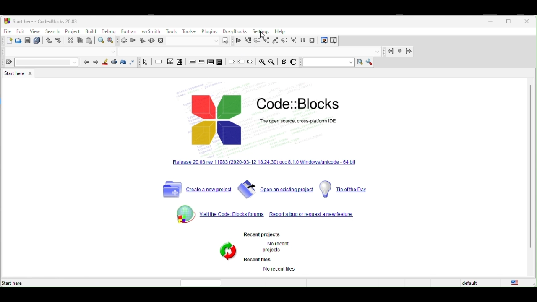 The height and width of the screenshot is (302, 537). I want to click on toggle source, so click(284, 63).